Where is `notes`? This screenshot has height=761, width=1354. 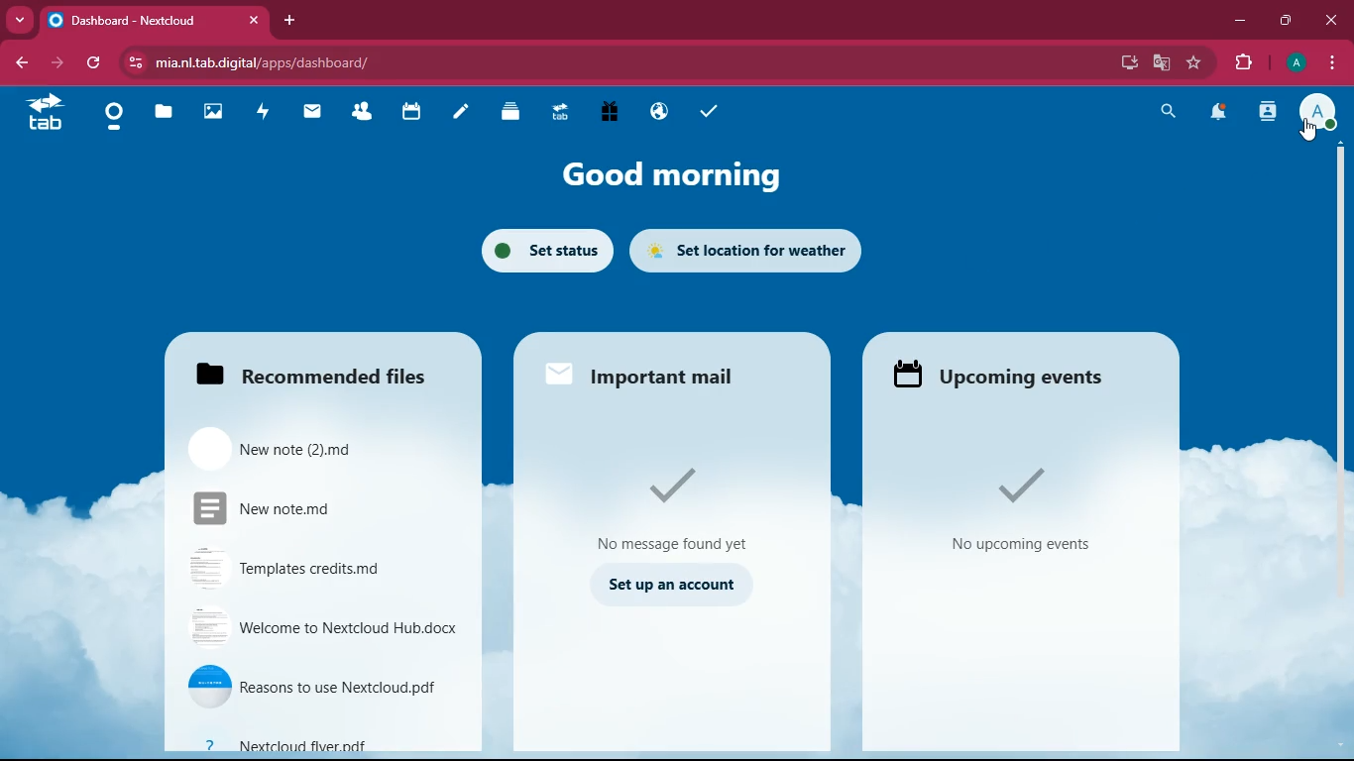
notes is located at coordinates (457, 114).